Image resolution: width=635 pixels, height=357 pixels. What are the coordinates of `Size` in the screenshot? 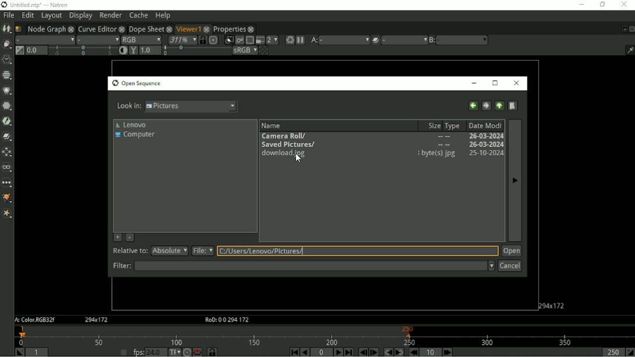 It's located at (432, 126).